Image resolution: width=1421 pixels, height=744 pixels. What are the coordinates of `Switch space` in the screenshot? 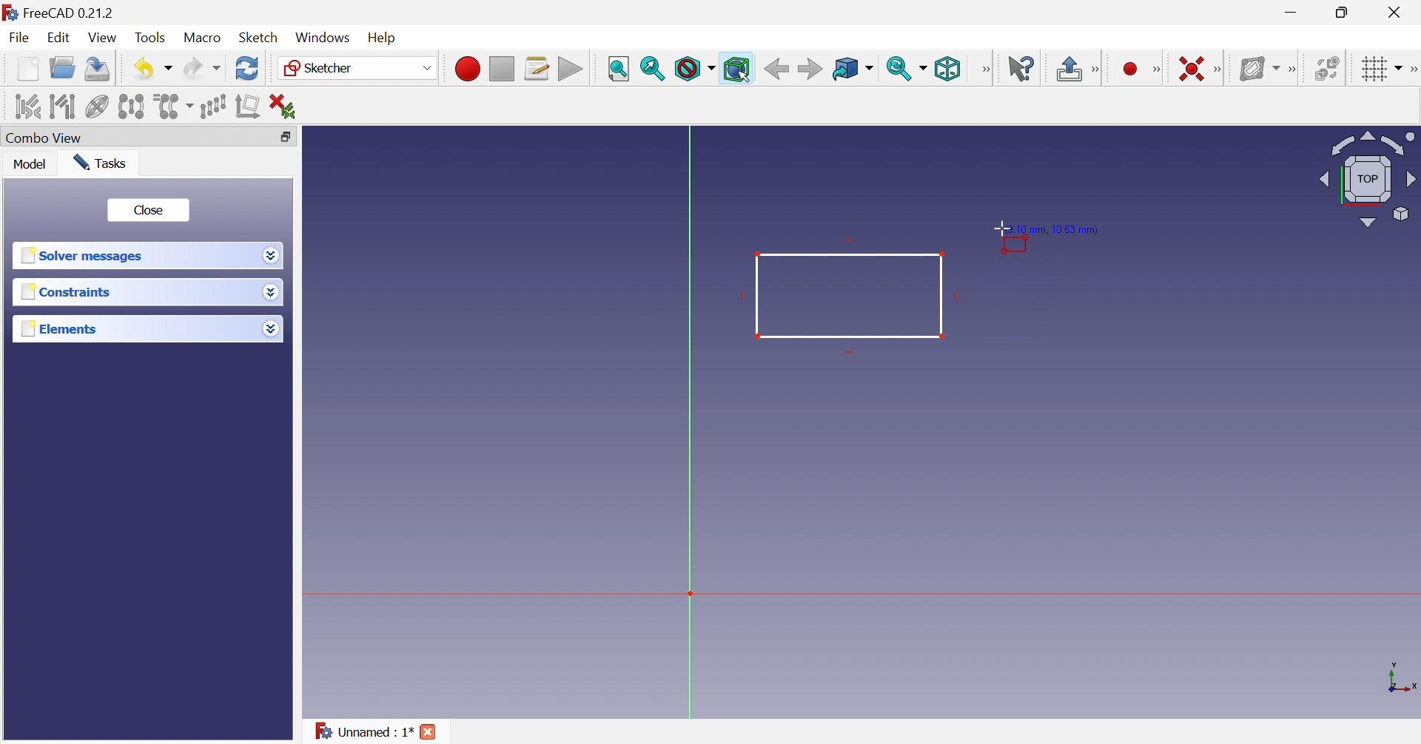 It's located at (1328, 68).